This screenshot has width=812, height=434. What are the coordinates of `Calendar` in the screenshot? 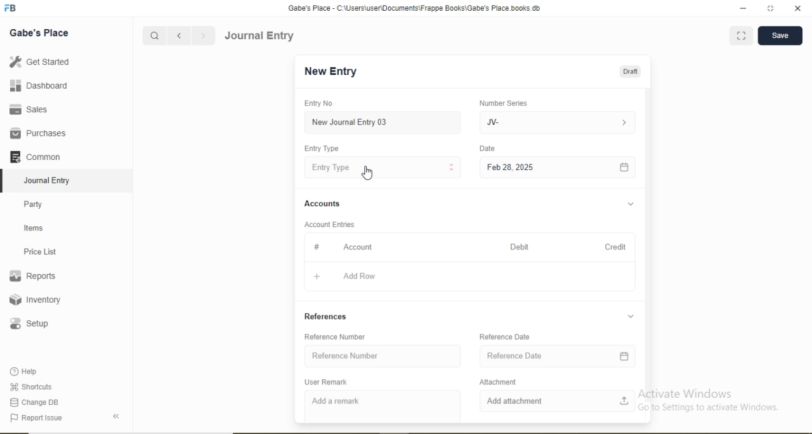 It's located at (624, 168).